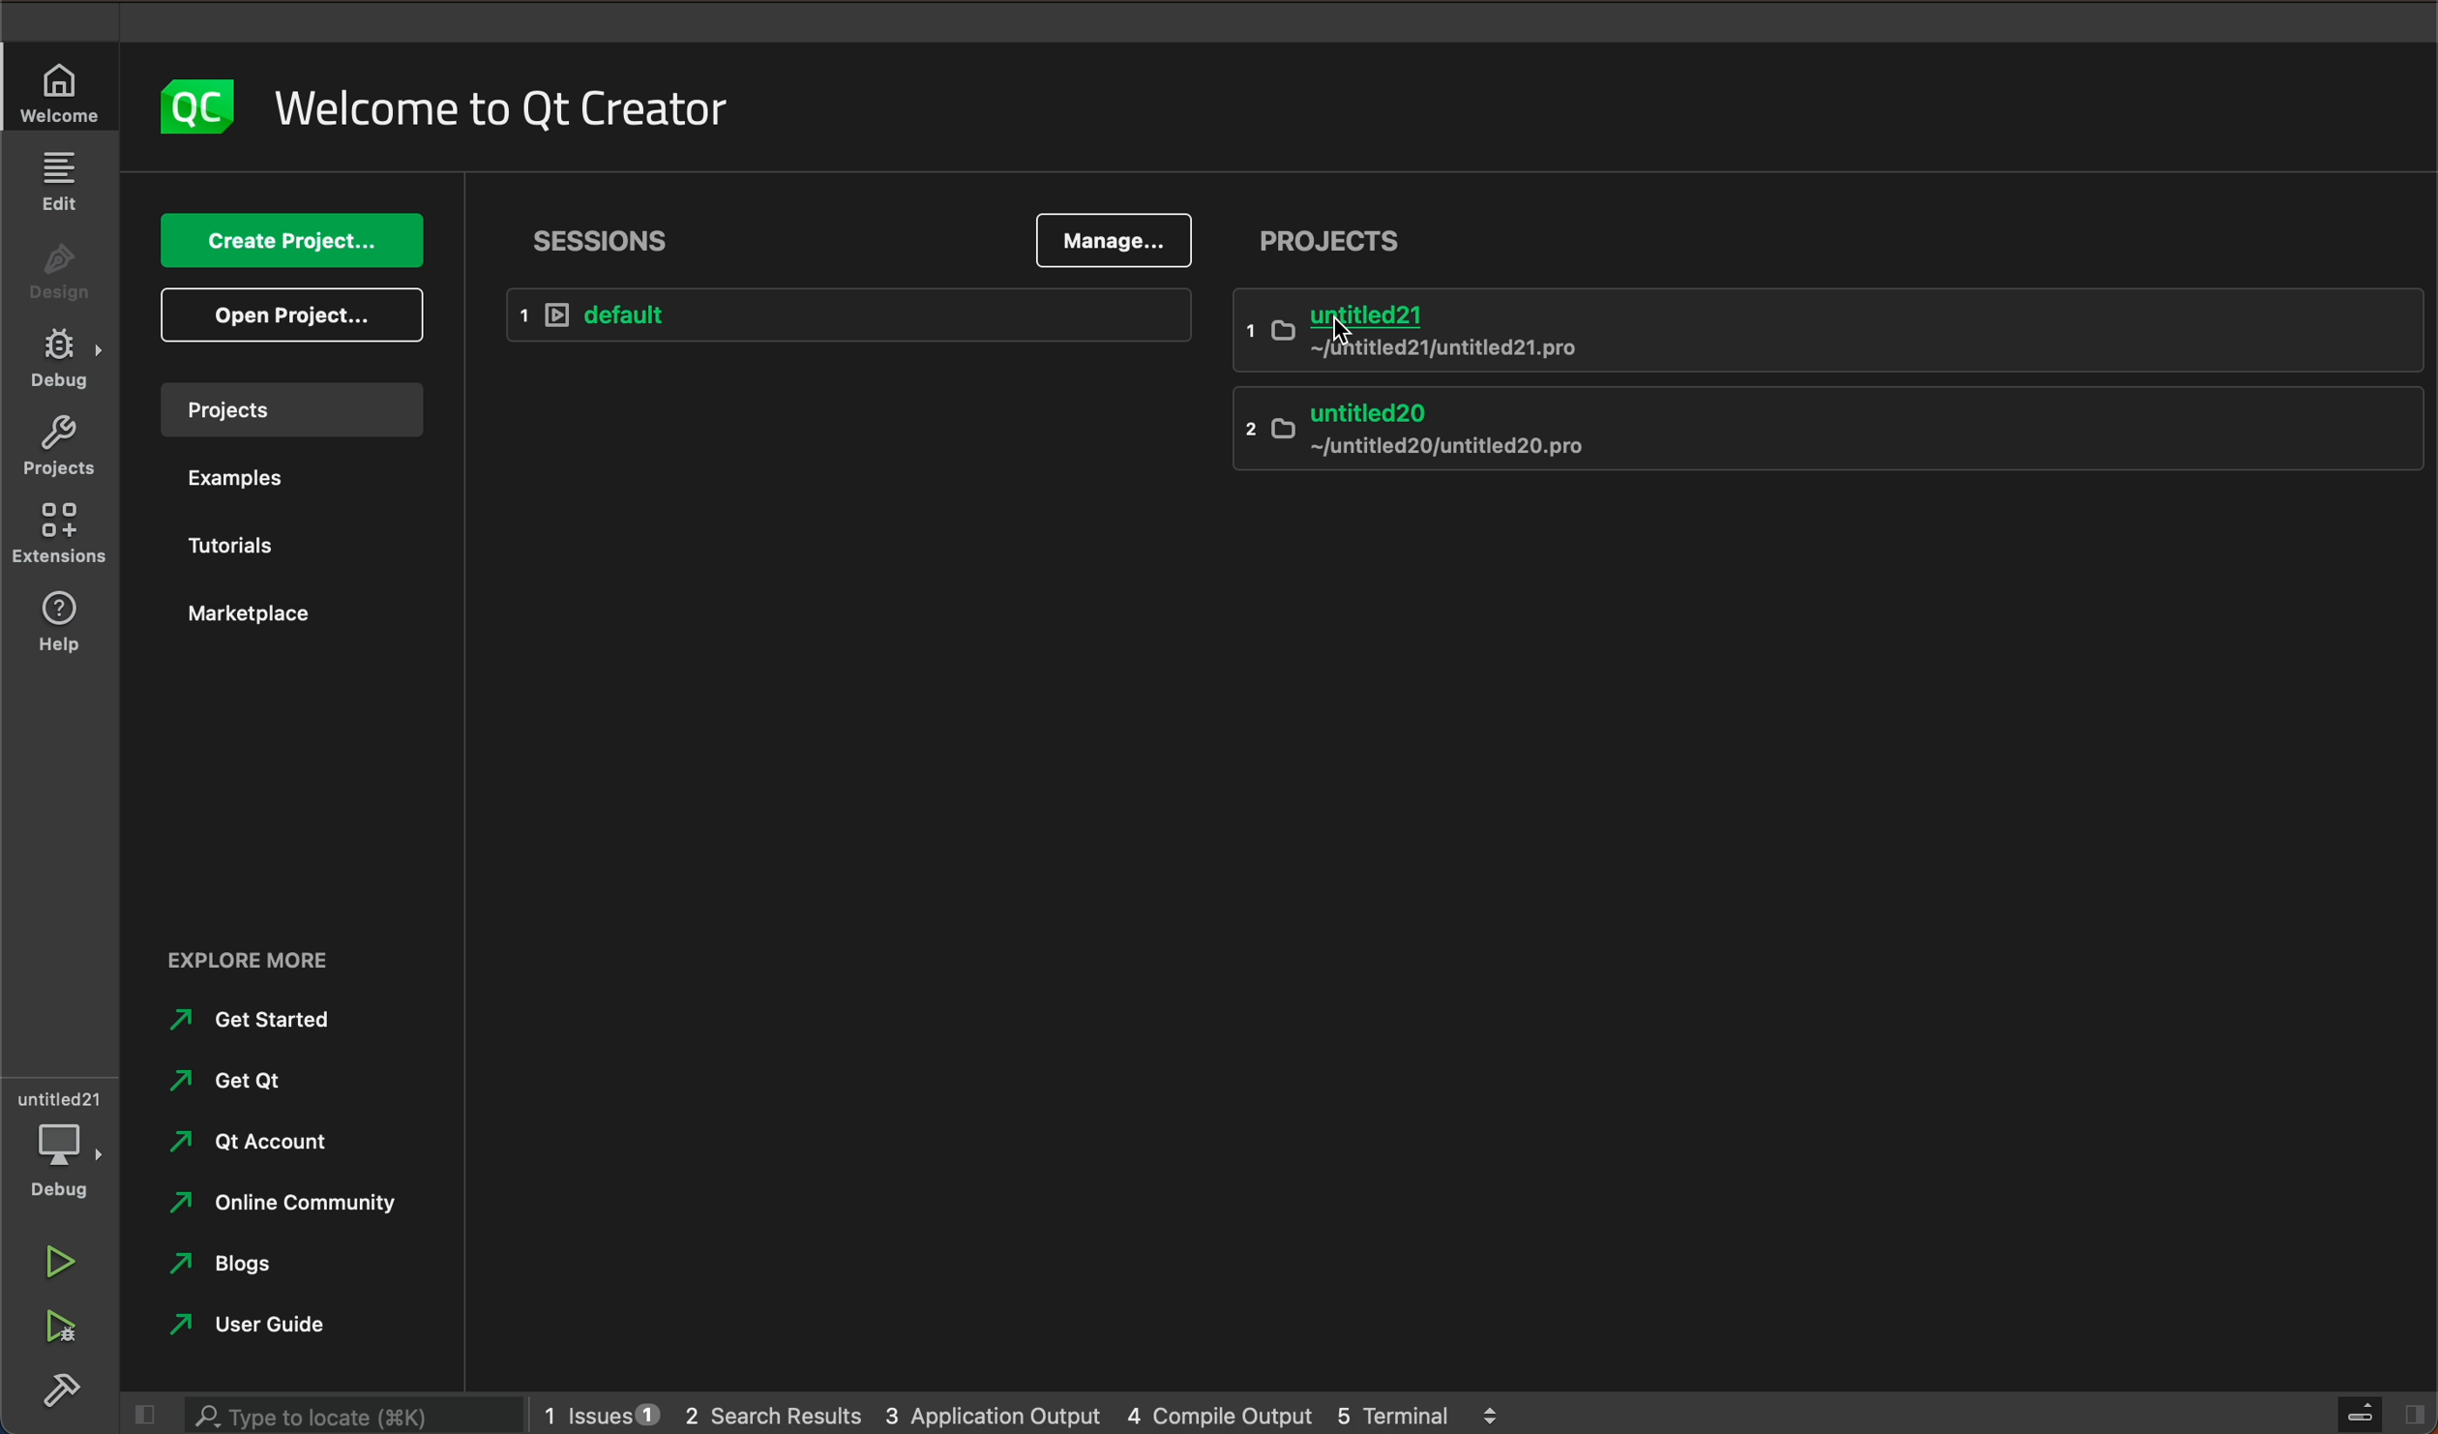 This screenshot has height=1434, width=2438. What do you see at coordinates (269, 1026) in the screenshot?
I see `get started` at bounding box center [269, 1026].